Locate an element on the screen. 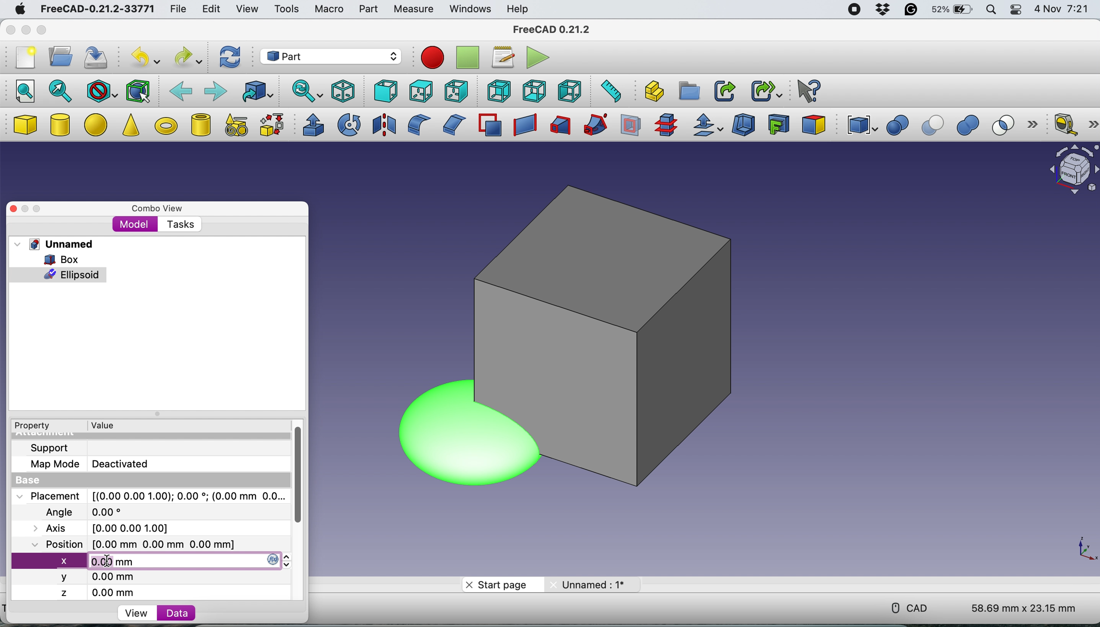 The height and width of the screenshot is (627, 1100). minimise is located at coordinates (26, 209).